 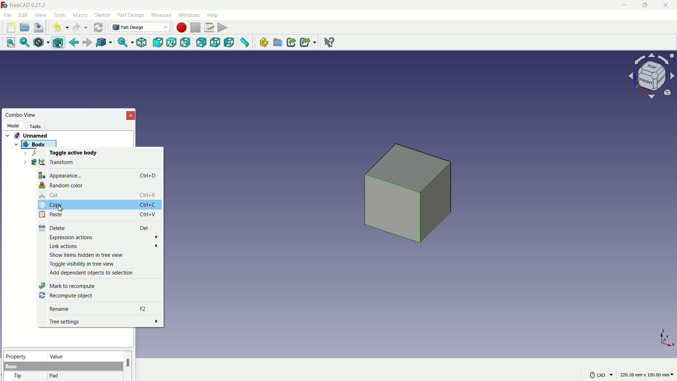 What do you see at coordinates (86, 255) in the screenshot?
I see `Show items hidden in tree view` at bounding box center [86, 255].